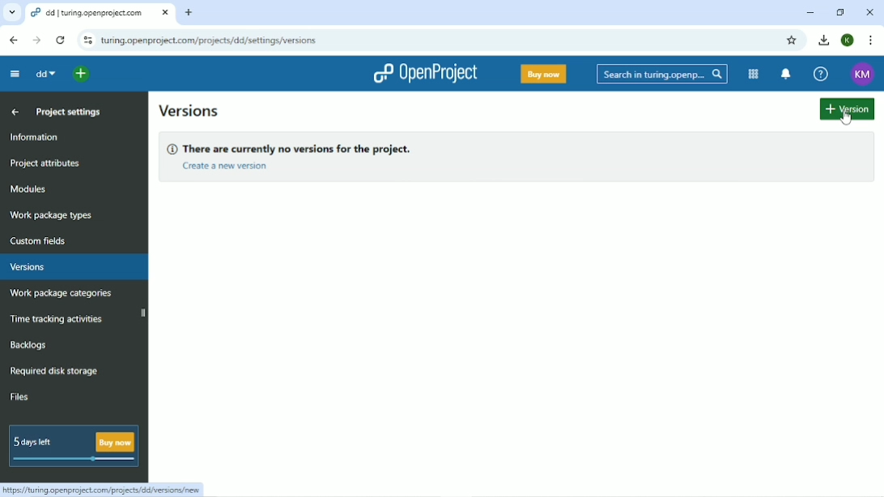  I want to click on Search, so click(663, 74).